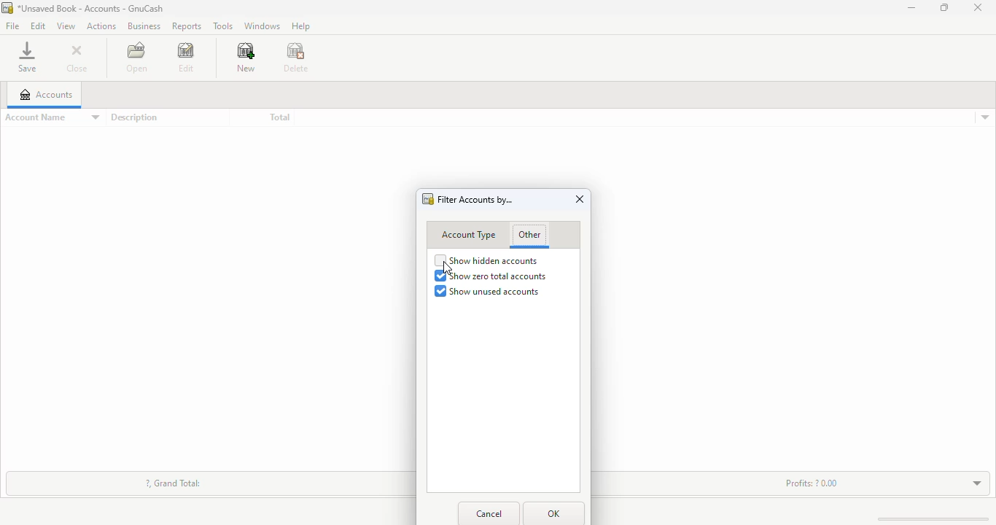  I want to click on delete, so click(296, 58).